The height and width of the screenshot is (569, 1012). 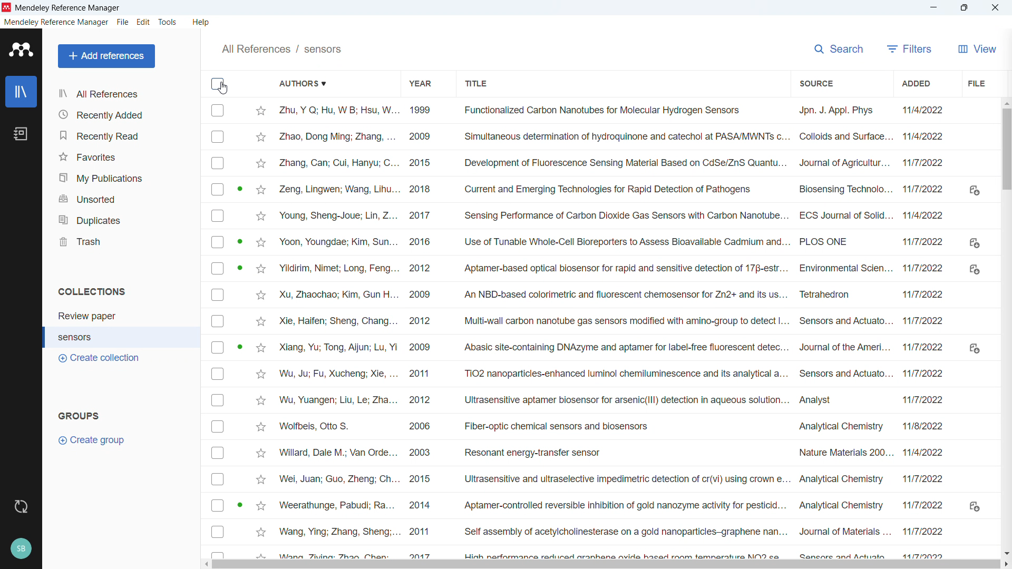 I want to click on all references, so click(x=122, y=93).